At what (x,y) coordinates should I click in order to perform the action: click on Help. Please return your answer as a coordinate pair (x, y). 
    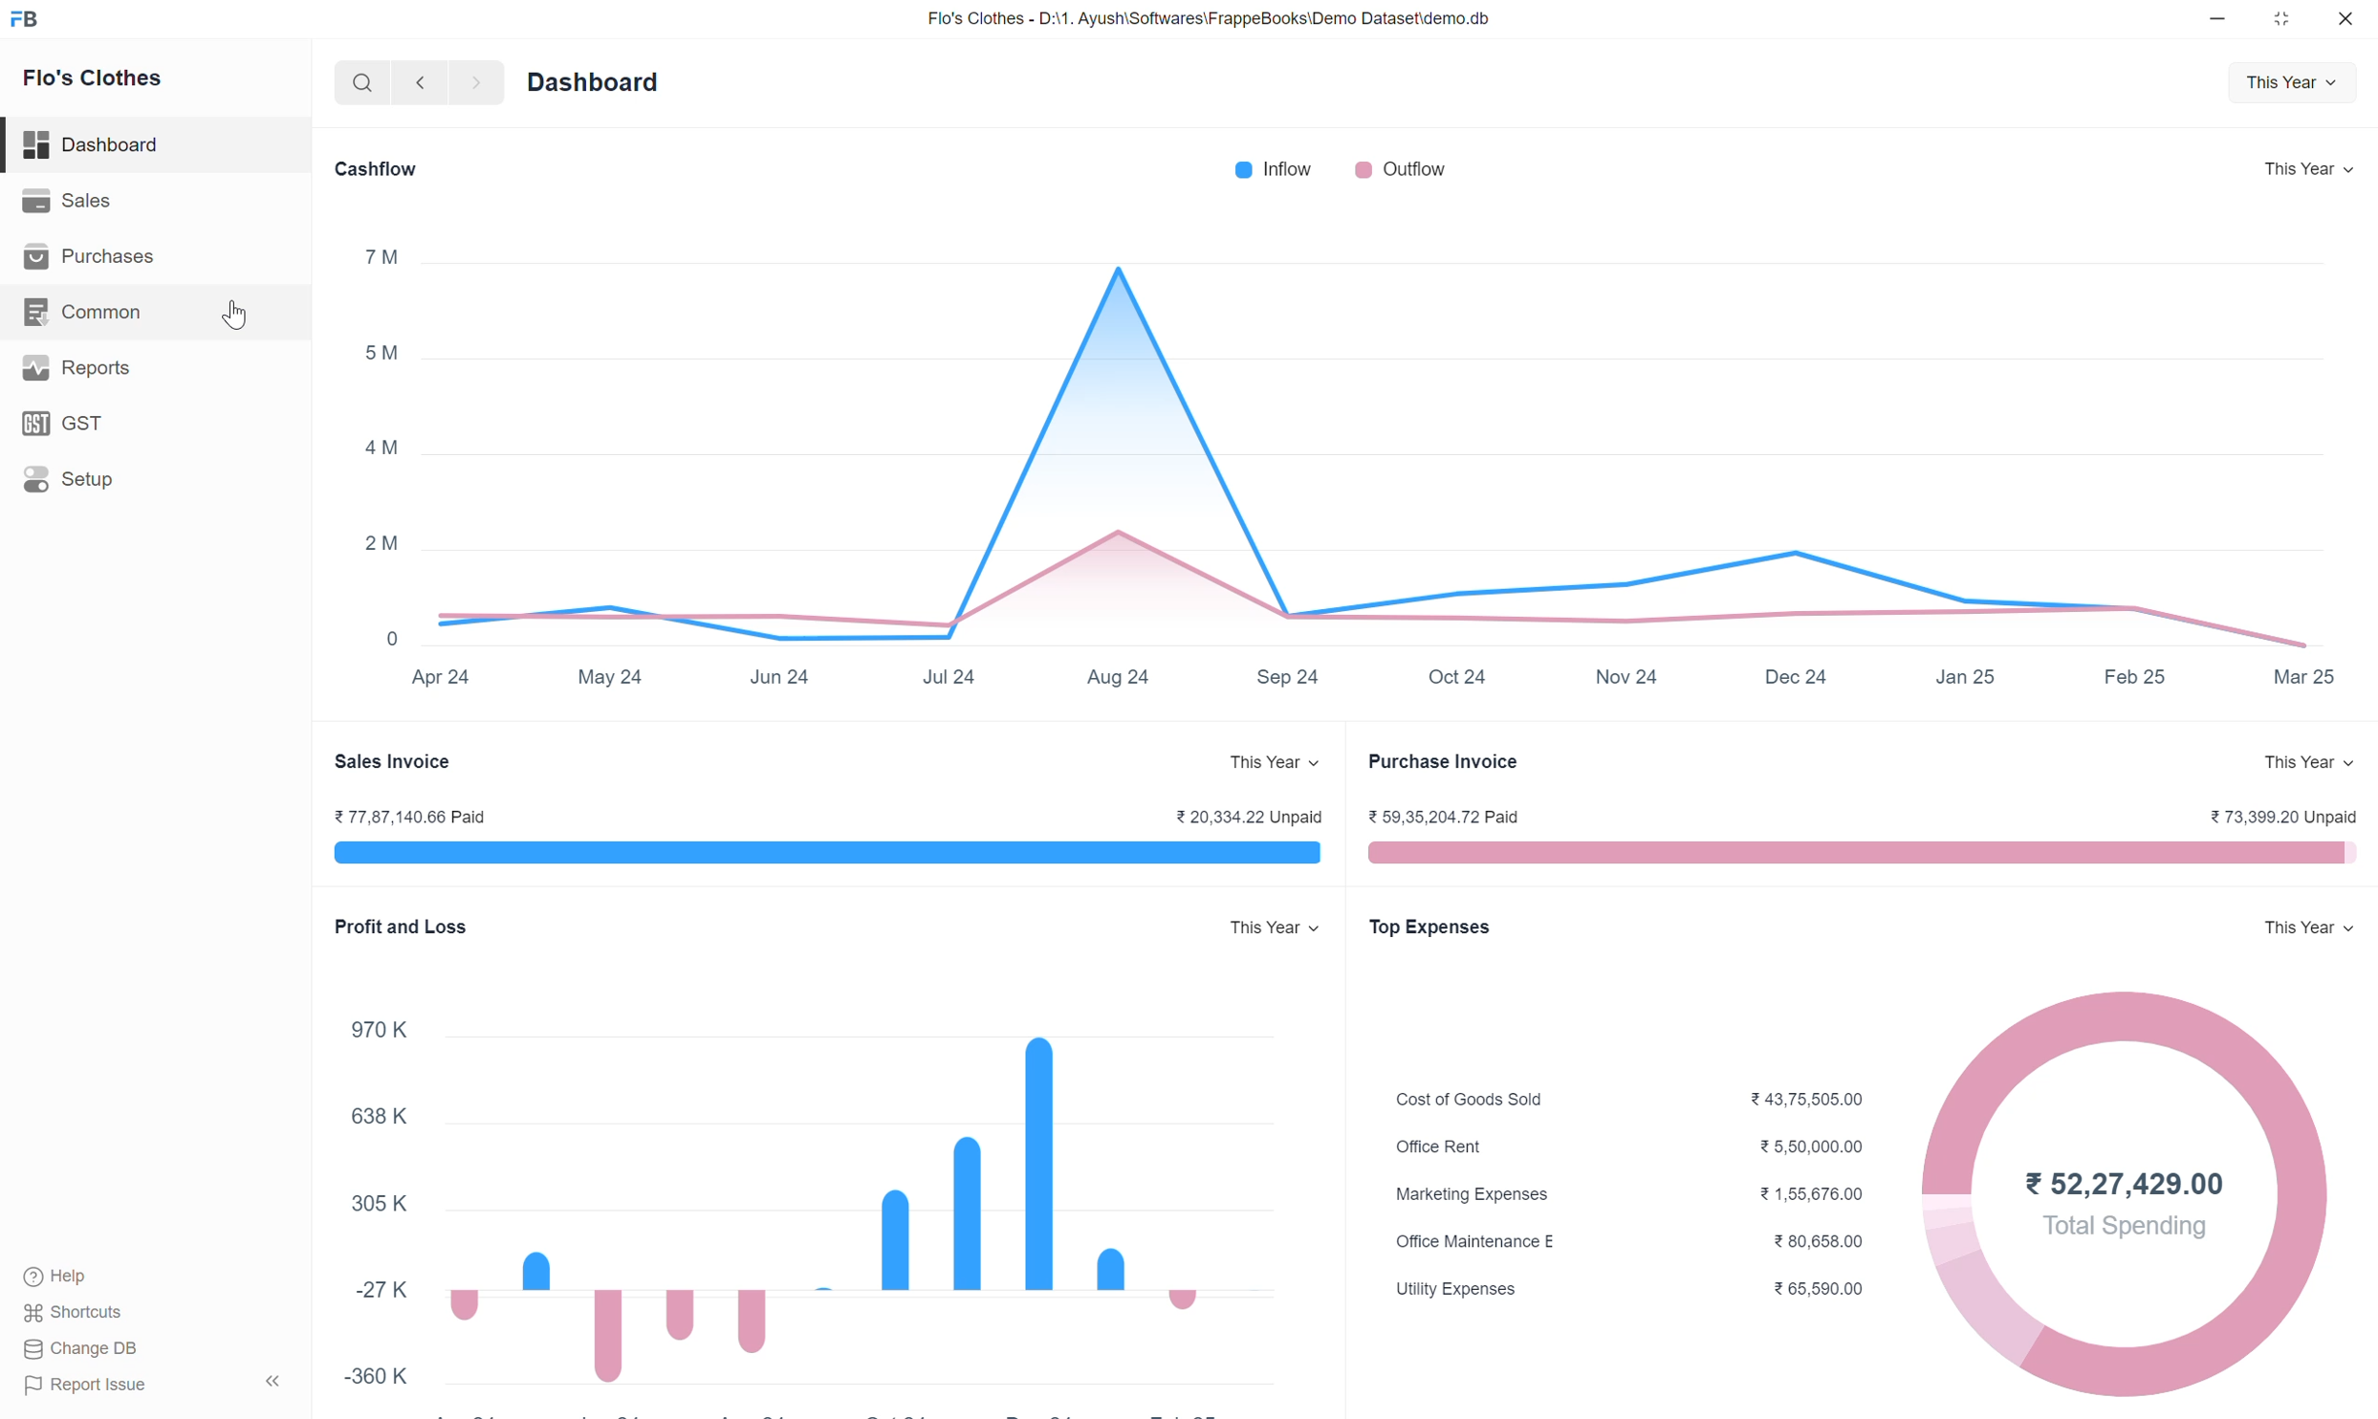
    Looking at the image, I should click on (66, 1277).